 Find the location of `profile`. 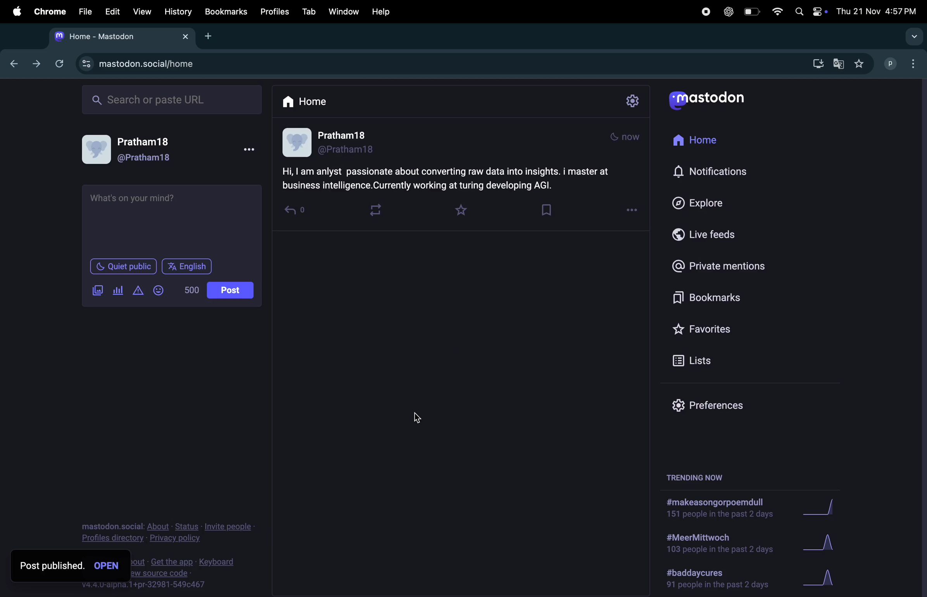

profile is located at coordinates (887, 63).